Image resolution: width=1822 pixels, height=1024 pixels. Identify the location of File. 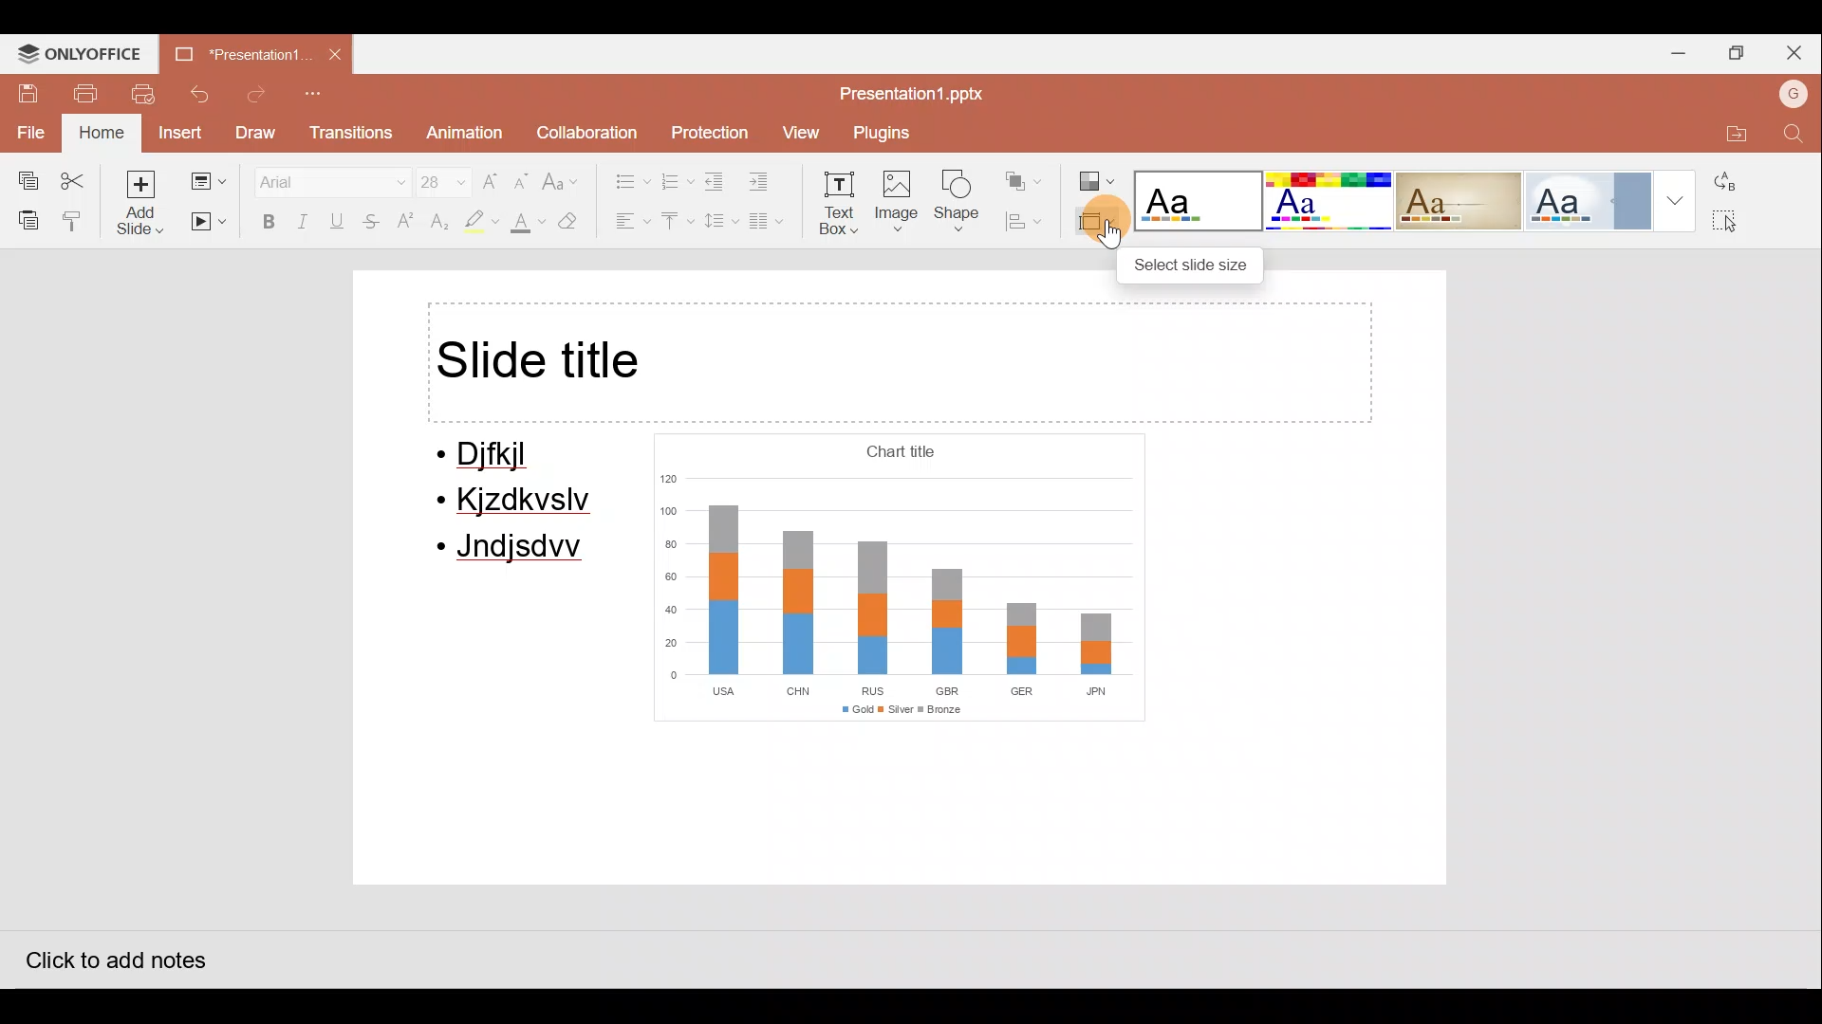
(28, 130).